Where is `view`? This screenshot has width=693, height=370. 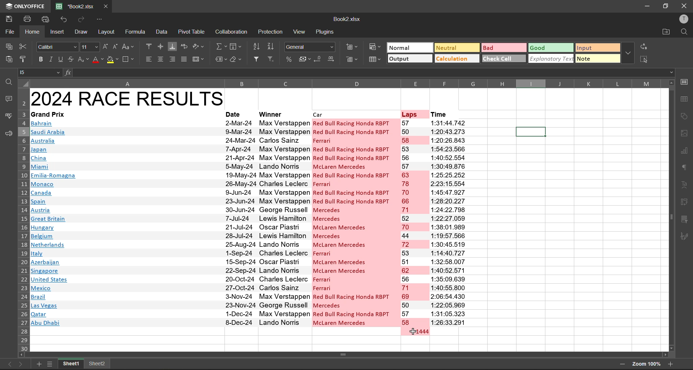
view is located at coordinates (301, 32).